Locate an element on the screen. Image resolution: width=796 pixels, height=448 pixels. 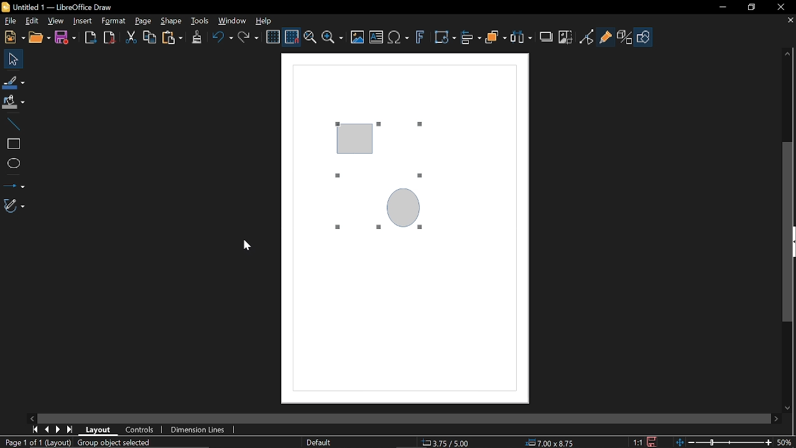
Format is located at coordinates (114, 21).